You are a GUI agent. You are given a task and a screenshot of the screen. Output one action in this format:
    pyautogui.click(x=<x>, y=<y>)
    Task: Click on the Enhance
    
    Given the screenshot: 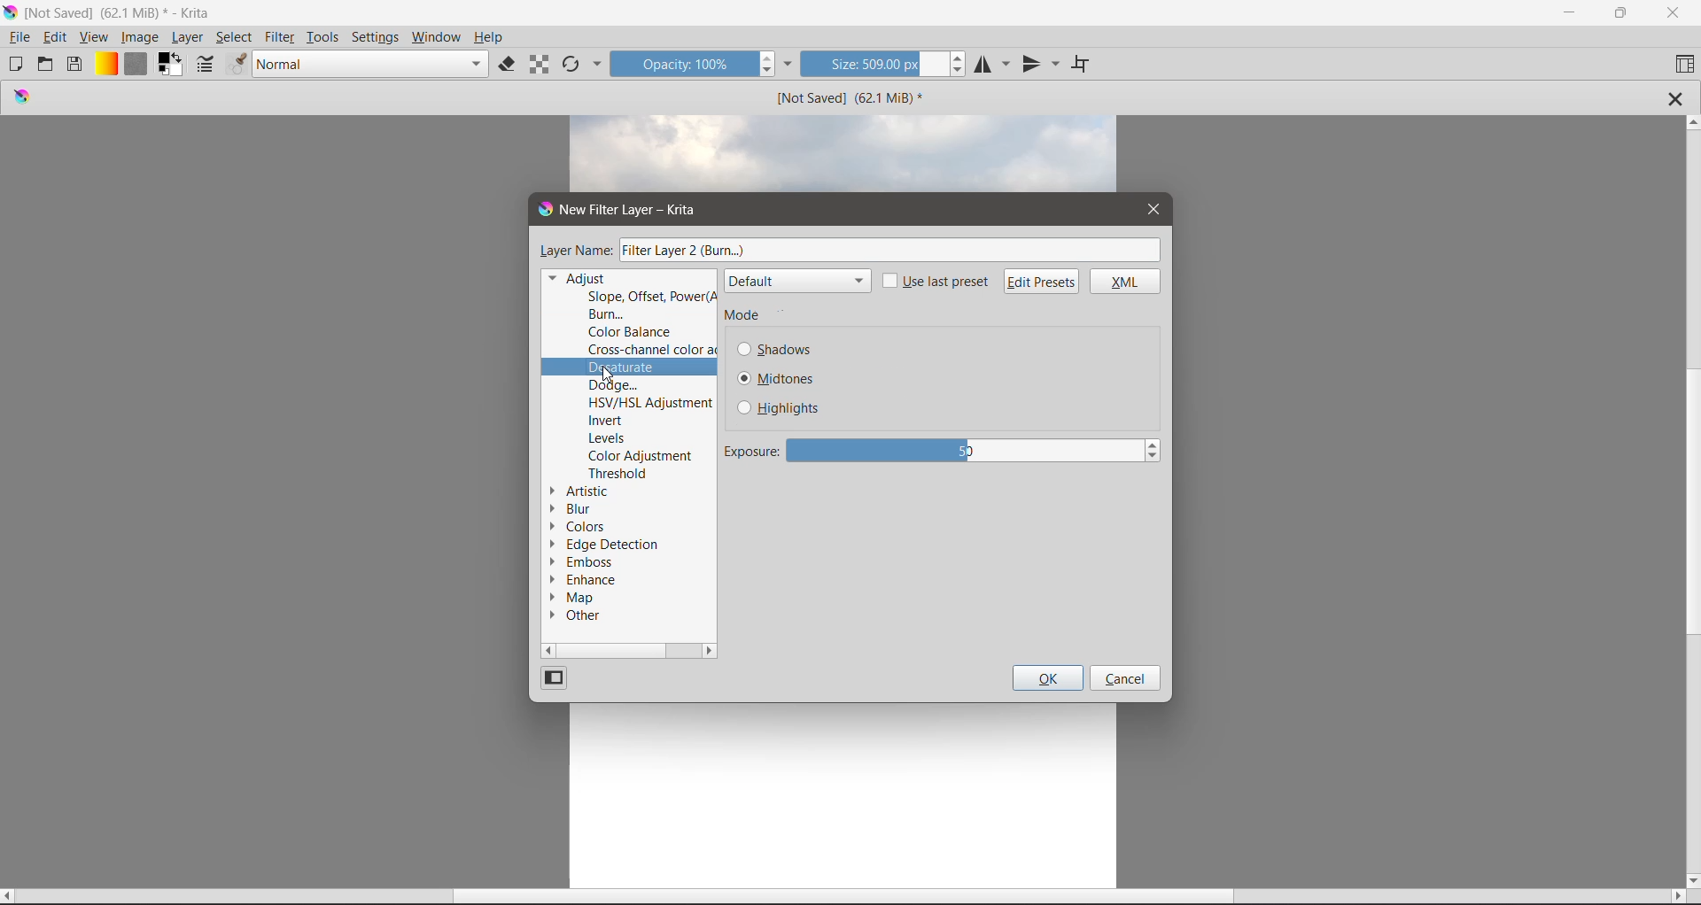 What is the action you would take?
    pyautogui.click(x=586, y=580)
    